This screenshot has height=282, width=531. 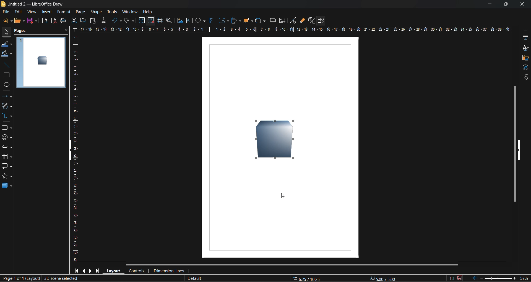 What do you see at coordinates (104, 20) in the screenshot?
I see `clone formatting` at bounding box center [104, 20].